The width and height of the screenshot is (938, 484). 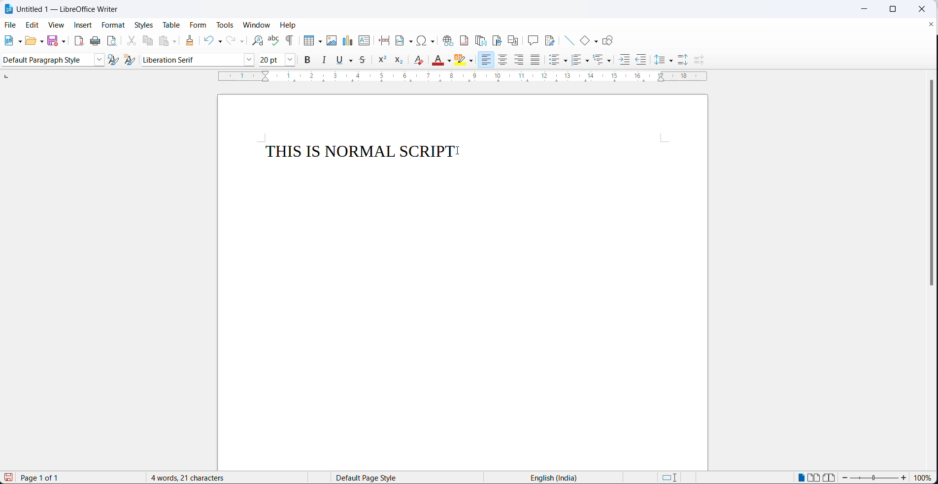 What do you see at coordinates (9, 478) in the screenshot?
I see `Save` at bounding box center [9, 478].